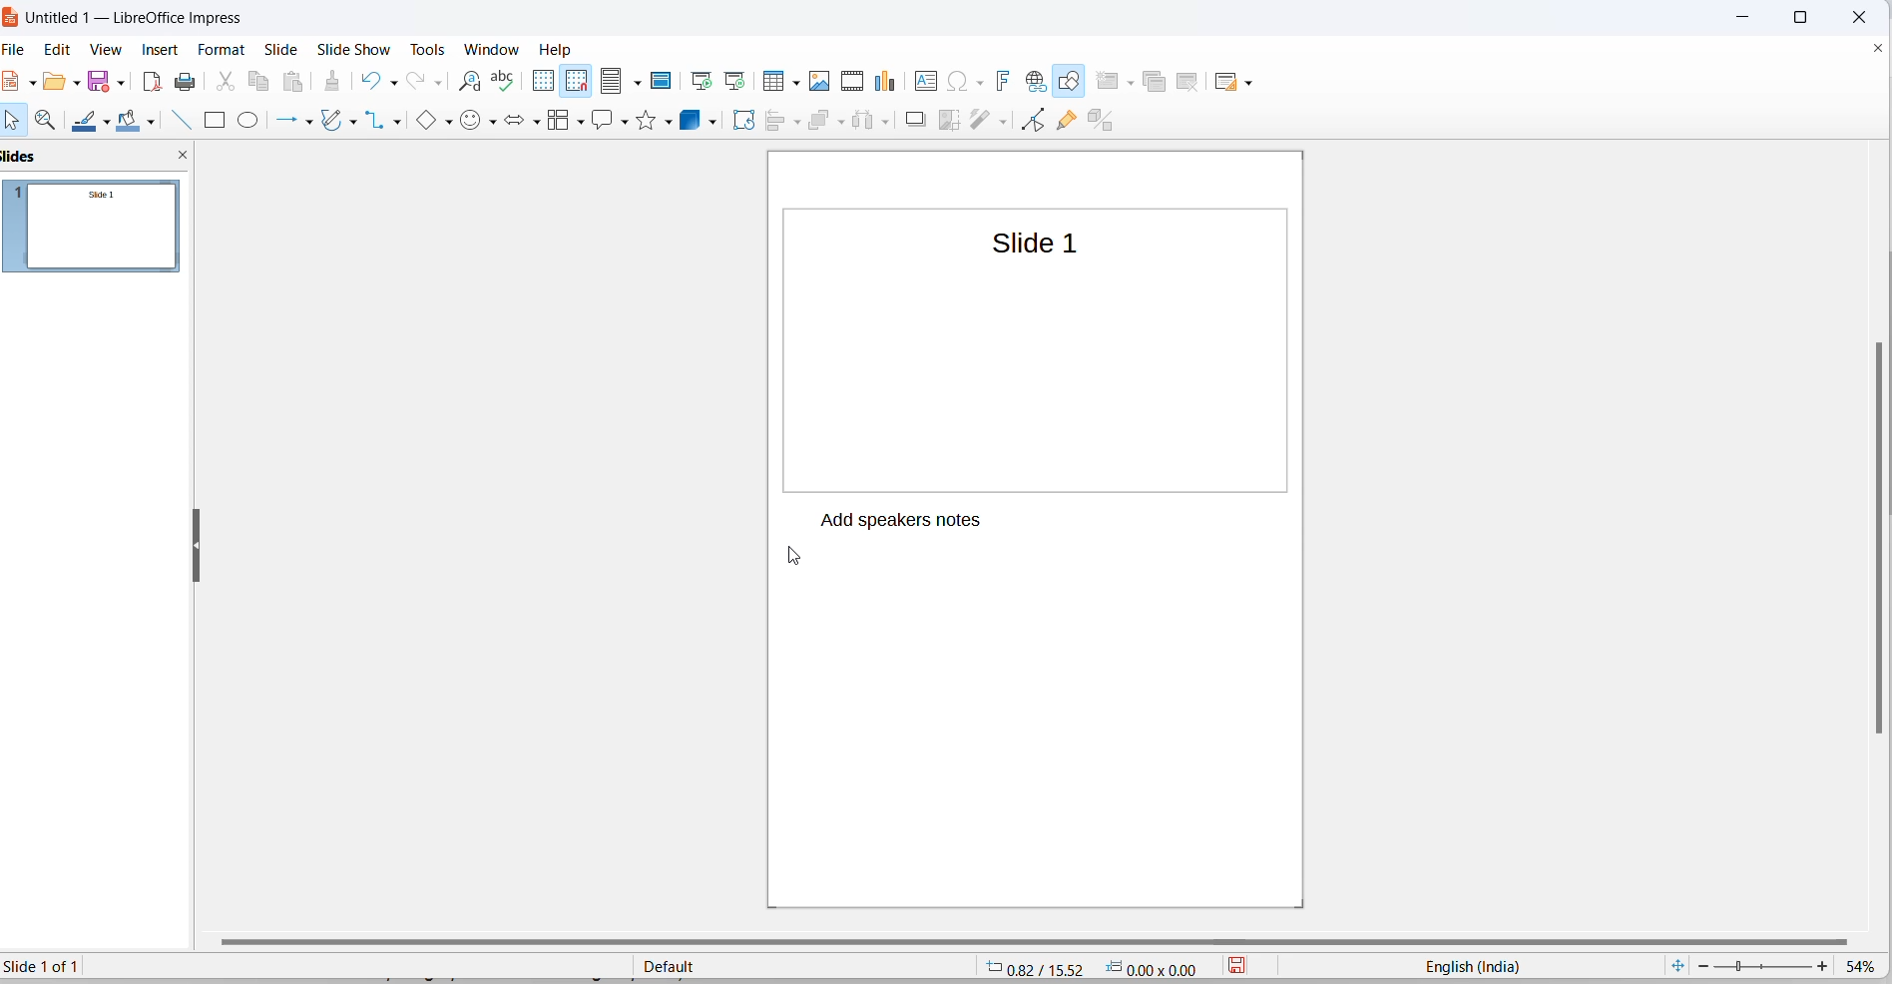 The image size is (1892, 984). I want to click on delete slide, so click(1192, 80).